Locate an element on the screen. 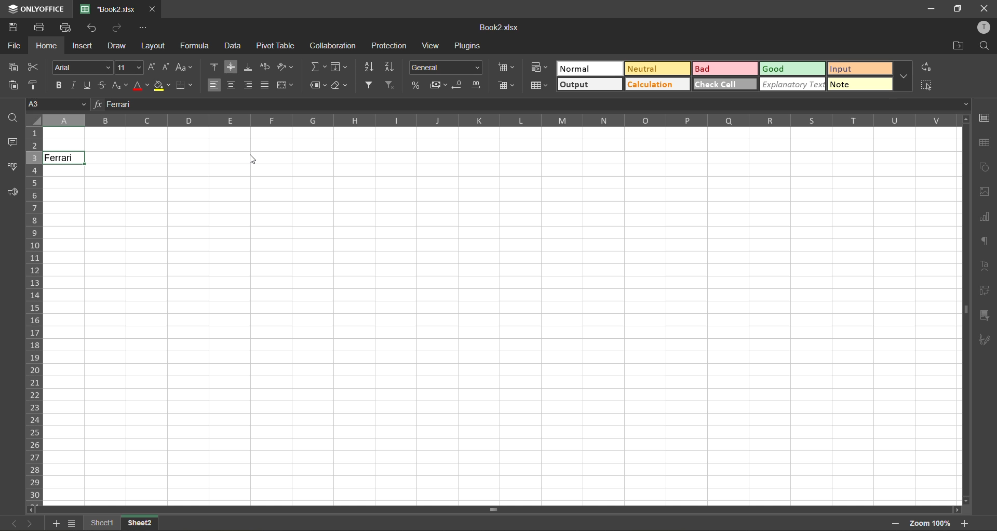 The width and height of the screenshot is (997, 531). decrease decimal is located at coordinates (458, 86).